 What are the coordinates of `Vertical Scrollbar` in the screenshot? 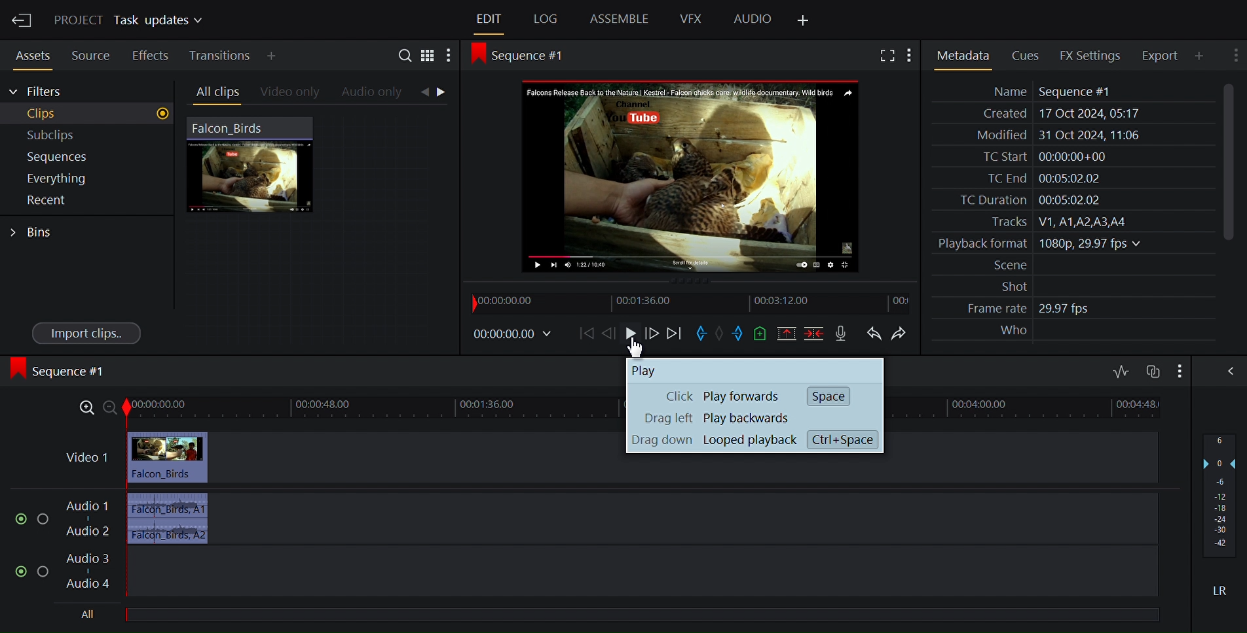 It's located at (1225, 162).